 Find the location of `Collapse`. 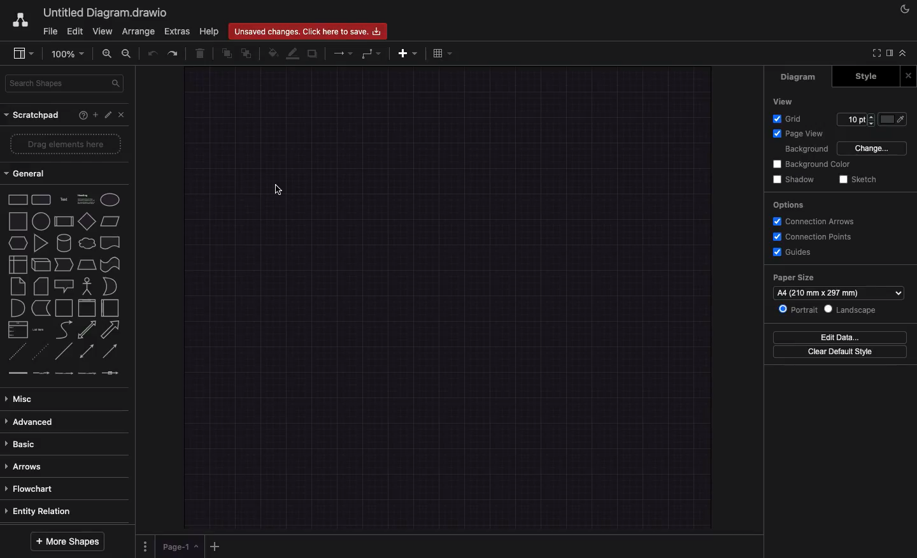

Collapse is located at coordinates (906, 54).